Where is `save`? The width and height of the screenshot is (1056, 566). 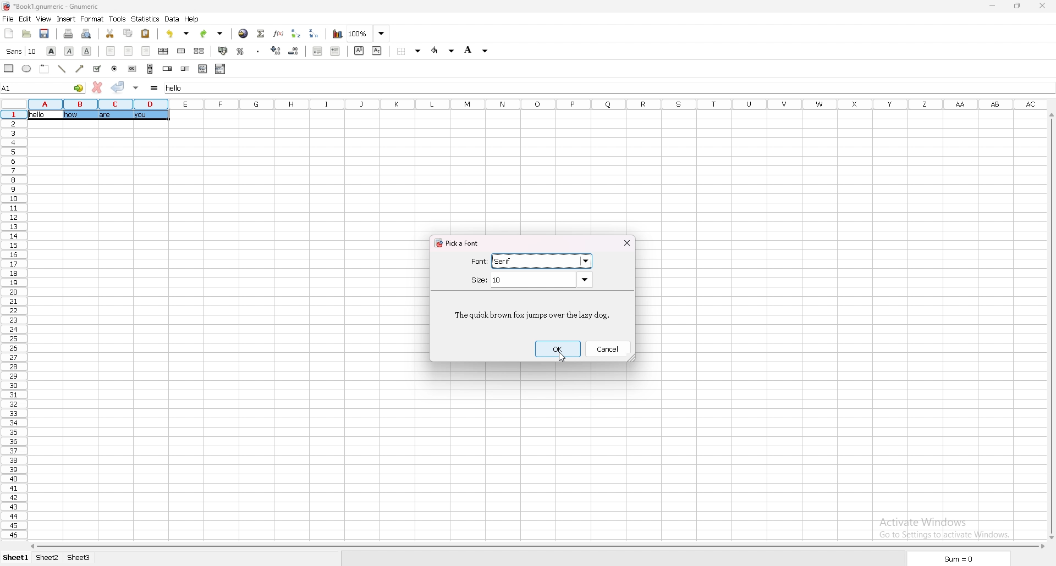
save is located at coordinates (45, 34).